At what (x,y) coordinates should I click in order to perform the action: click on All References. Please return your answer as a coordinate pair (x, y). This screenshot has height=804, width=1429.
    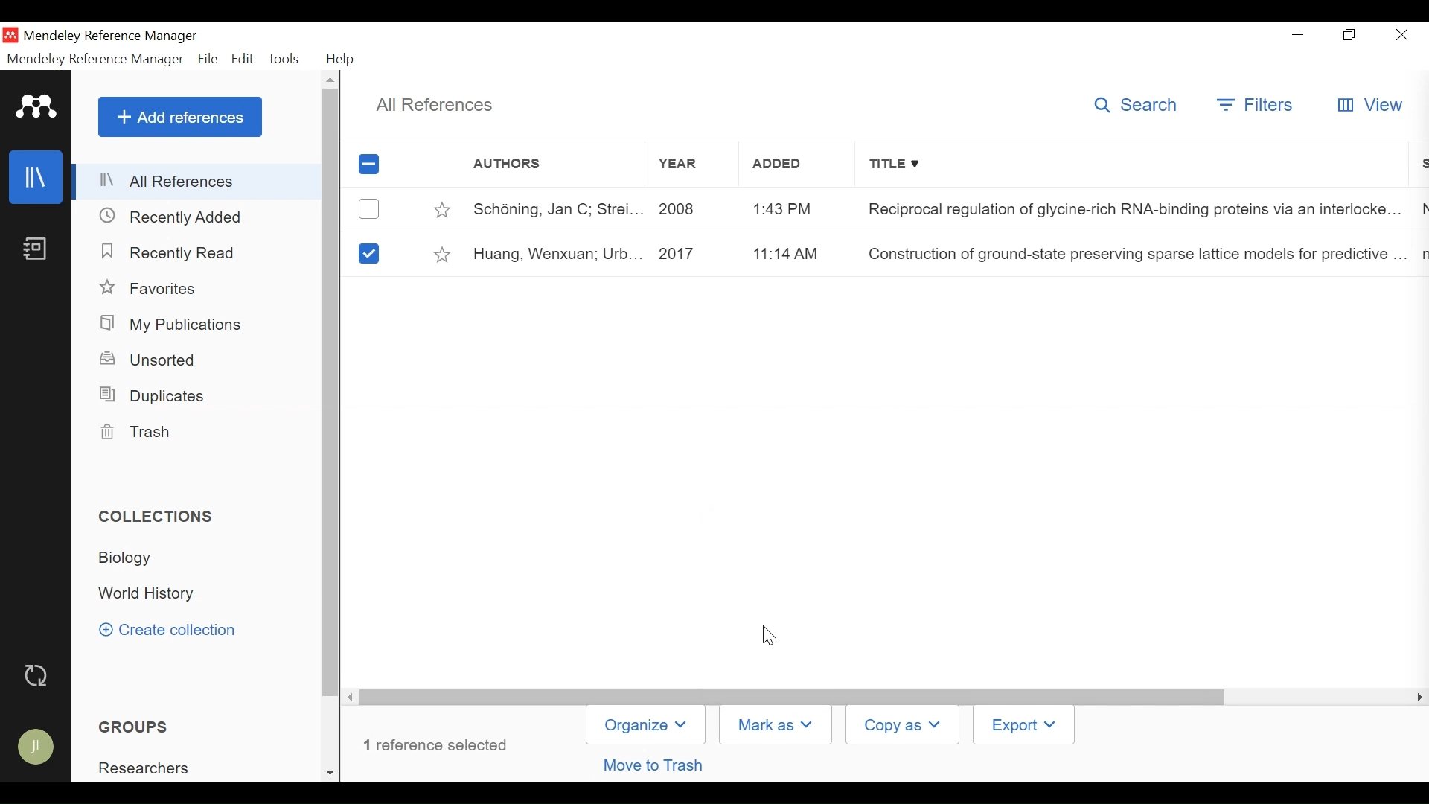
    Looking at the image, I should click on (198, 182).